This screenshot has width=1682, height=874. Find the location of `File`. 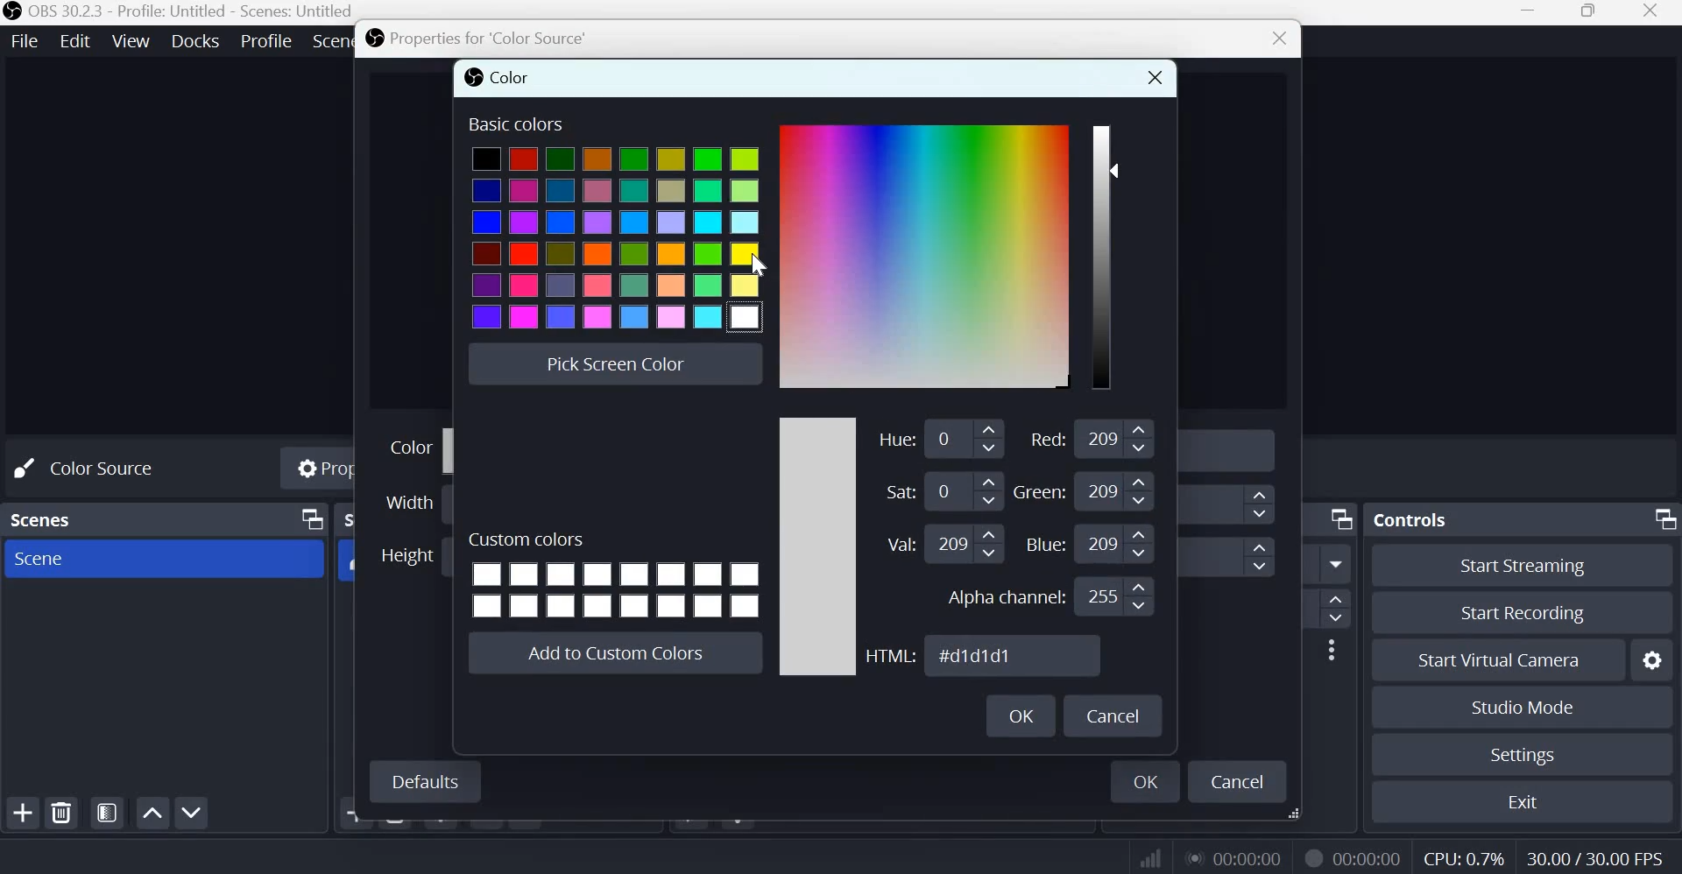

File is located at coordinates (29, 39).